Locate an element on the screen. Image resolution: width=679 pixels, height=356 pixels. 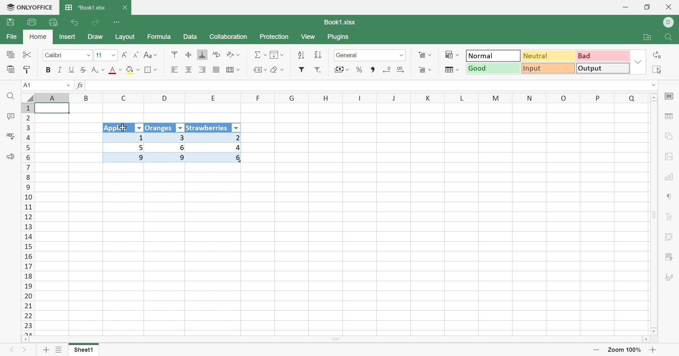
Strikethrough is located at coordinates (85, 70).